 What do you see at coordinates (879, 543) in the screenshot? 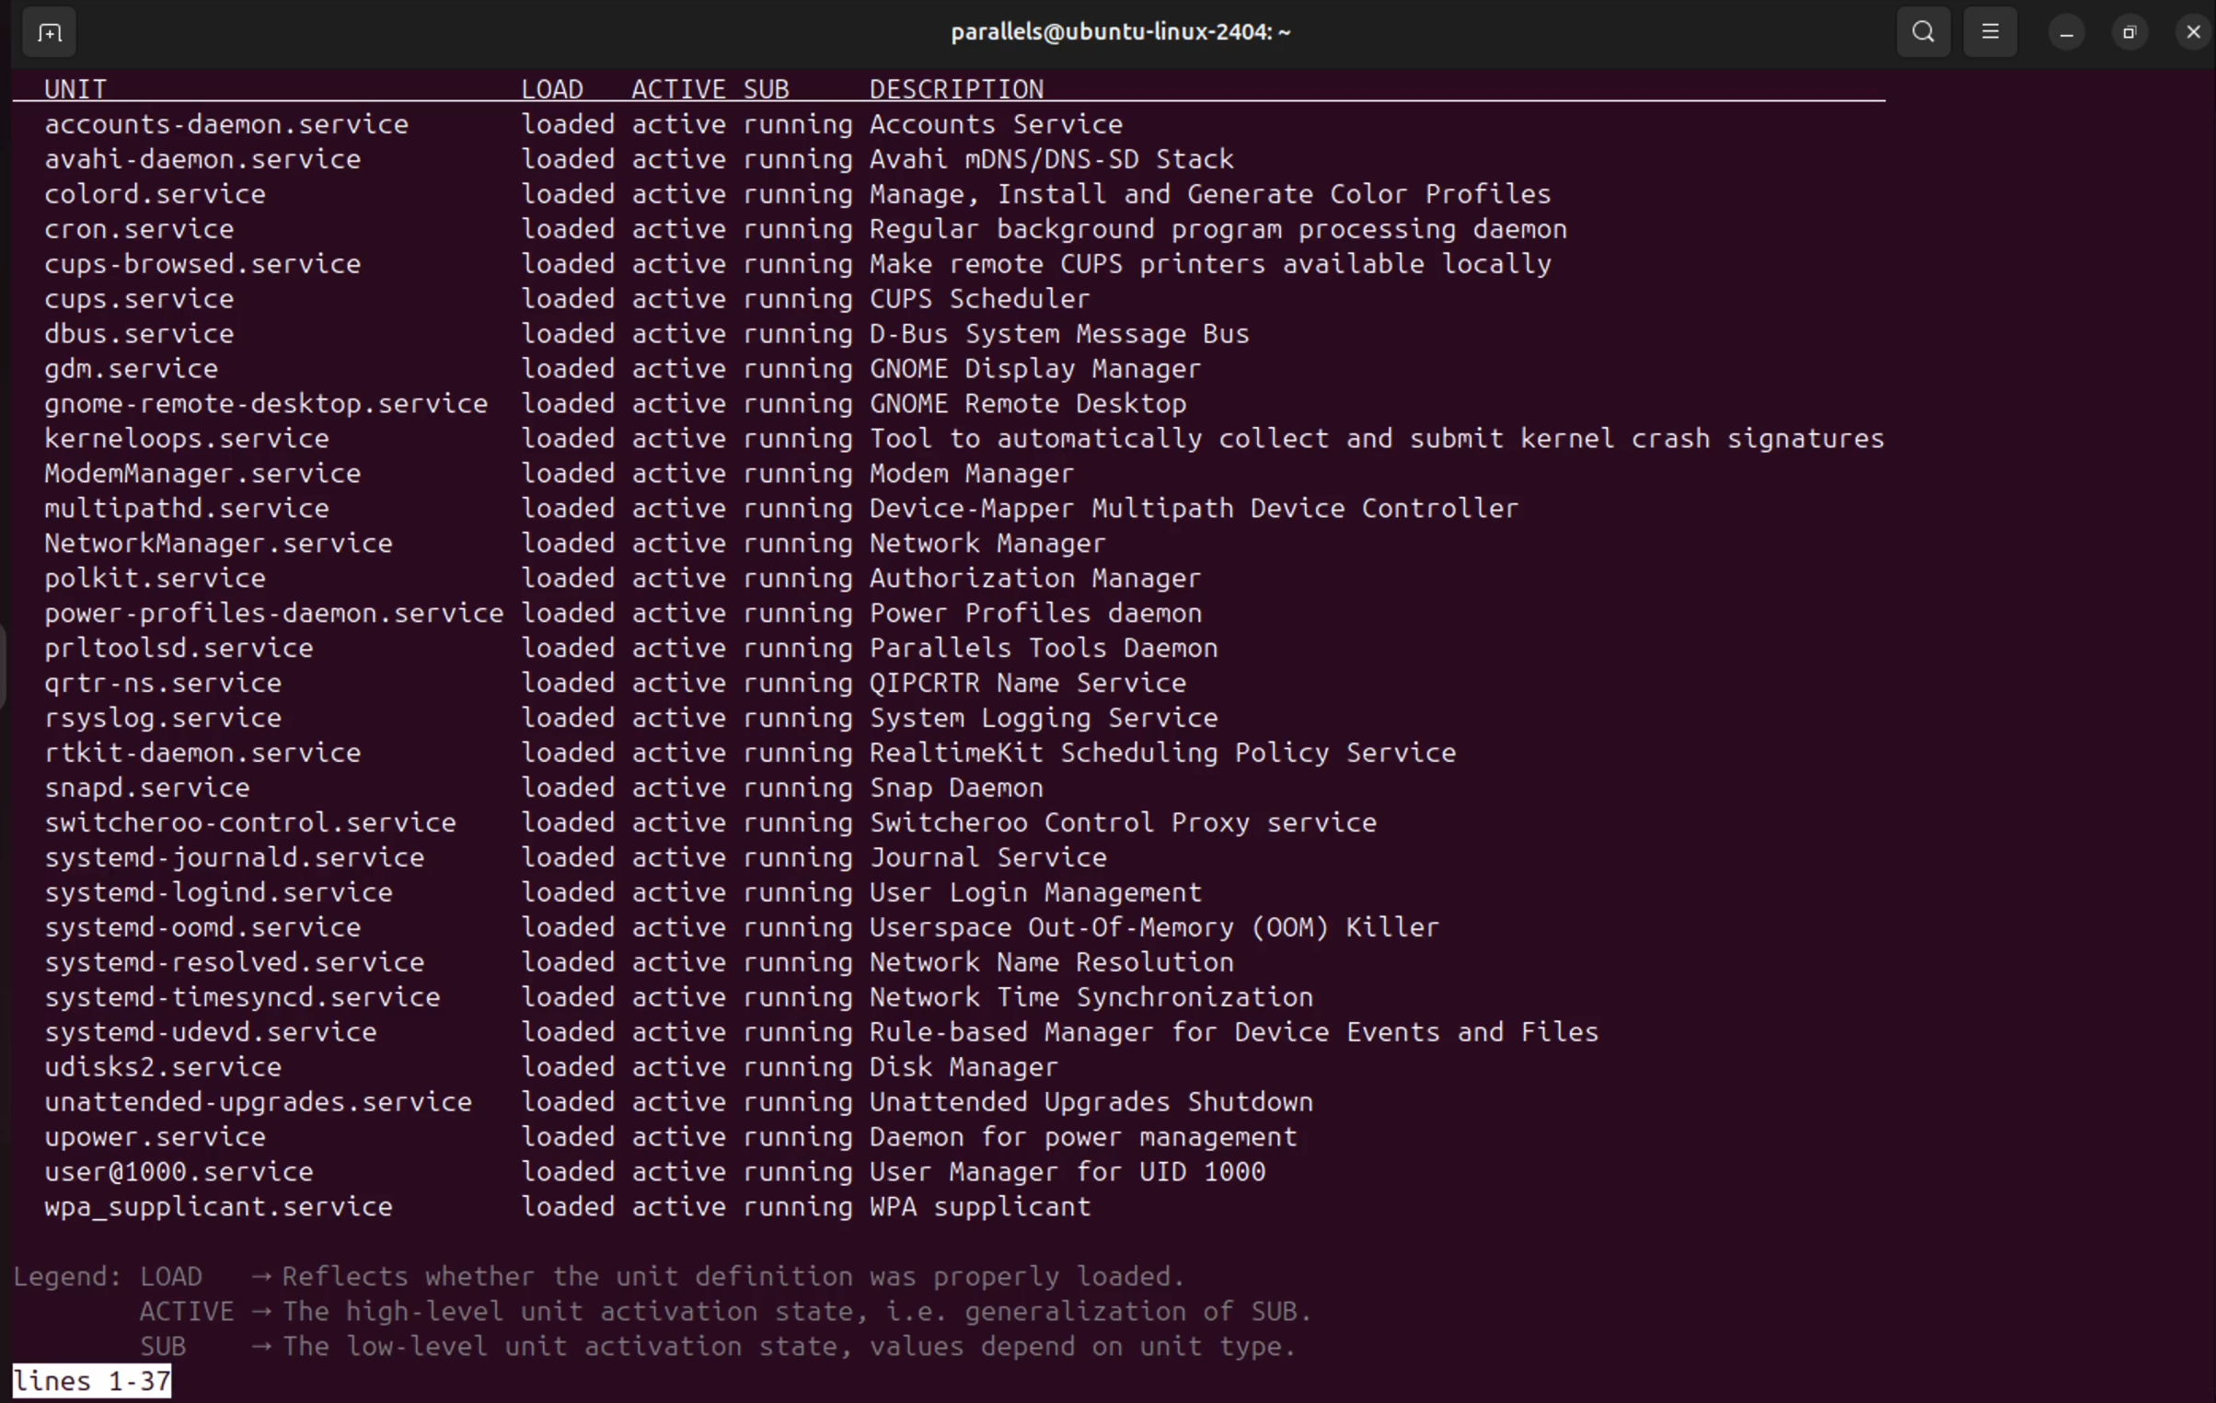
I see `active running network manager` at bounding box center [879, 543].